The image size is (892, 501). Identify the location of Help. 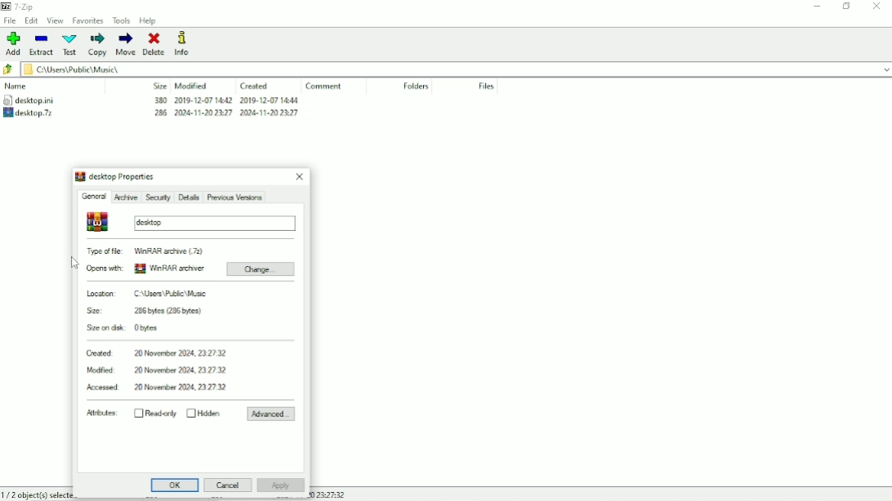
(149, 20).